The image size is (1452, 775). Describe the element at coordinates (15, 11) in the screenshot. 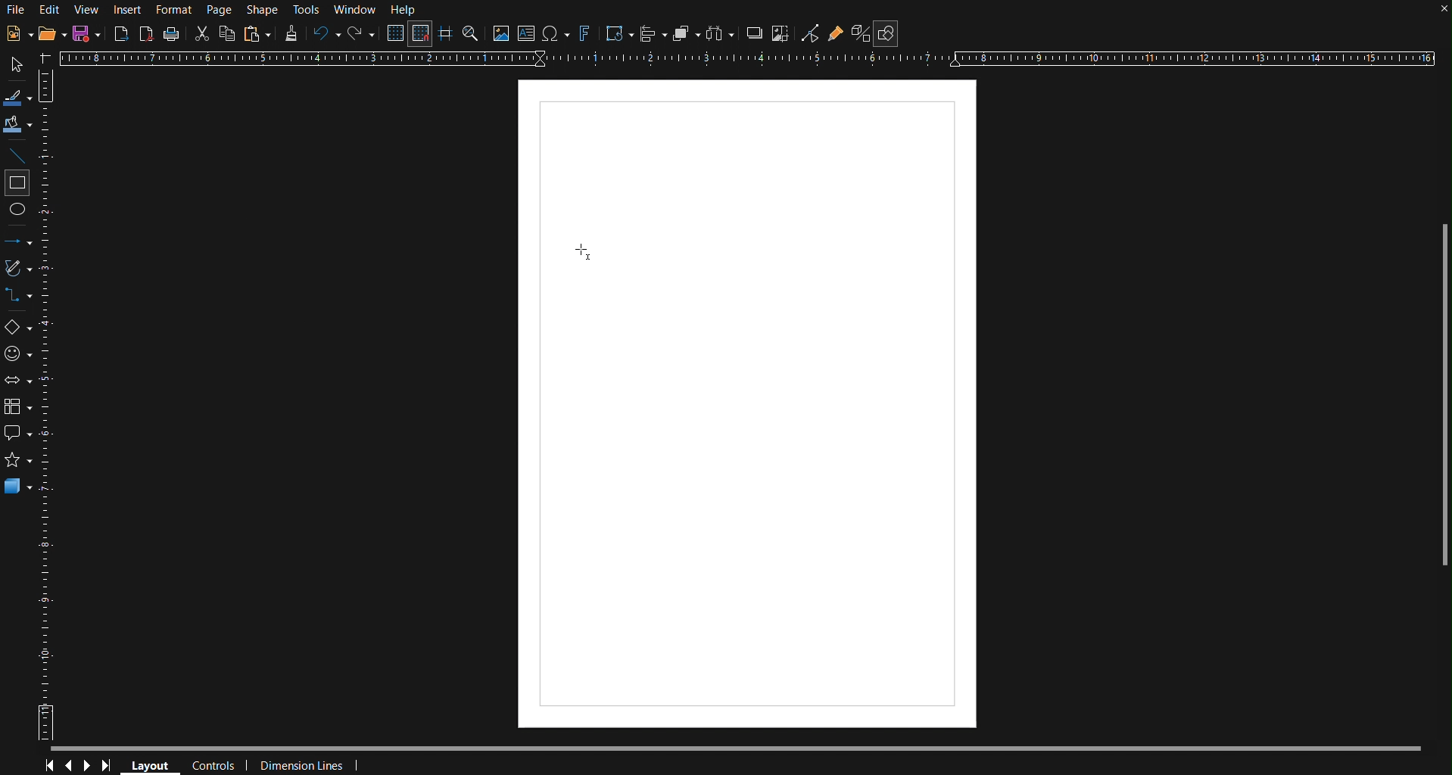

I see `File` at that location.